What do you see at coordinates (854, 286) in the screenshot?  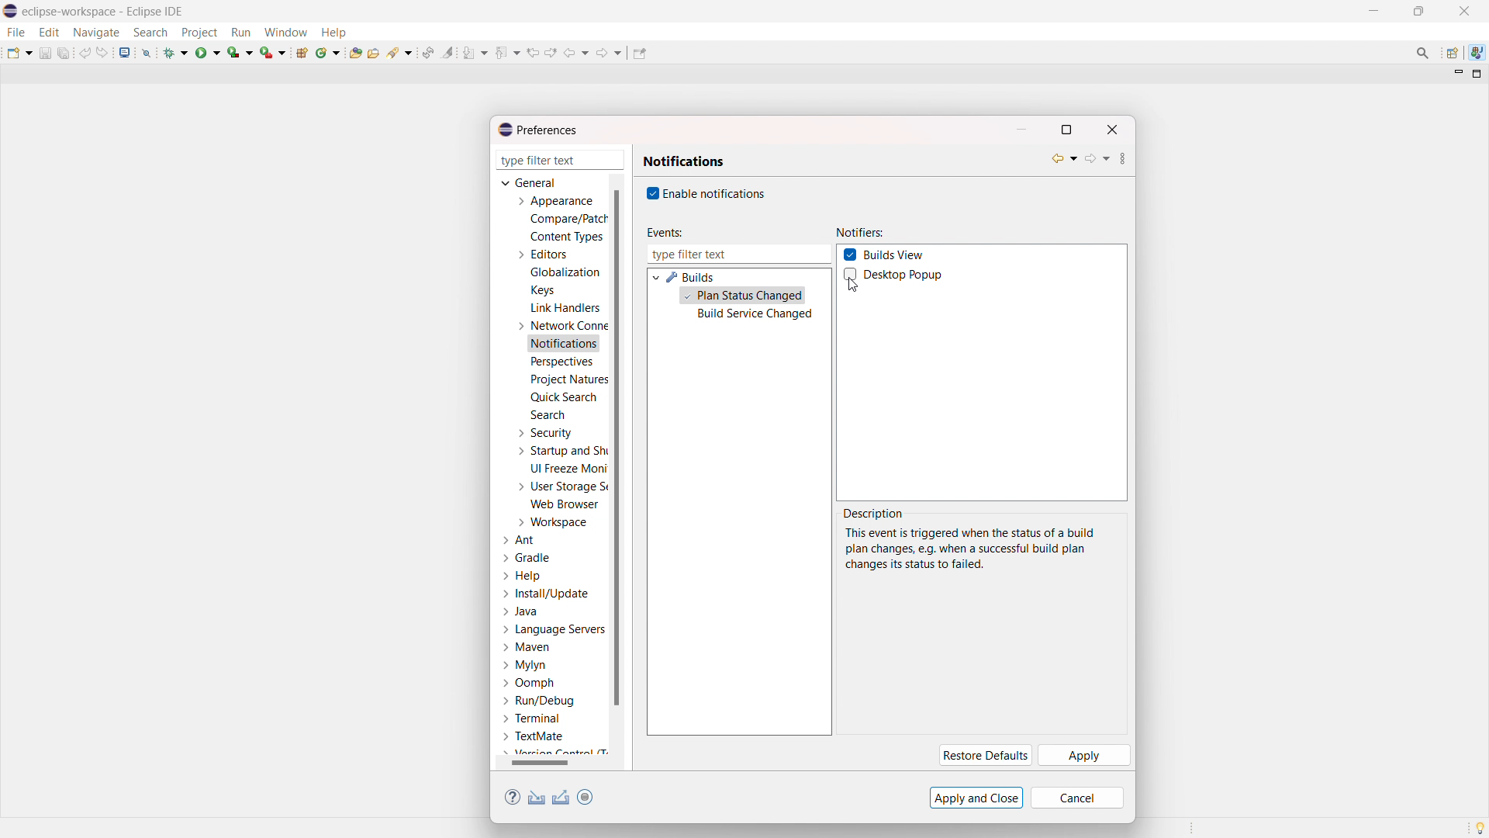 I see `cursor` at bounding box center [854, 286].